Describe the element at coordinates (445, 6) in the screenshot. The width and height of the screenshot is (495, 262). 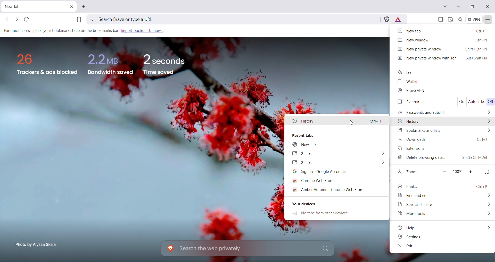
I see `Search Tabs` at that location.